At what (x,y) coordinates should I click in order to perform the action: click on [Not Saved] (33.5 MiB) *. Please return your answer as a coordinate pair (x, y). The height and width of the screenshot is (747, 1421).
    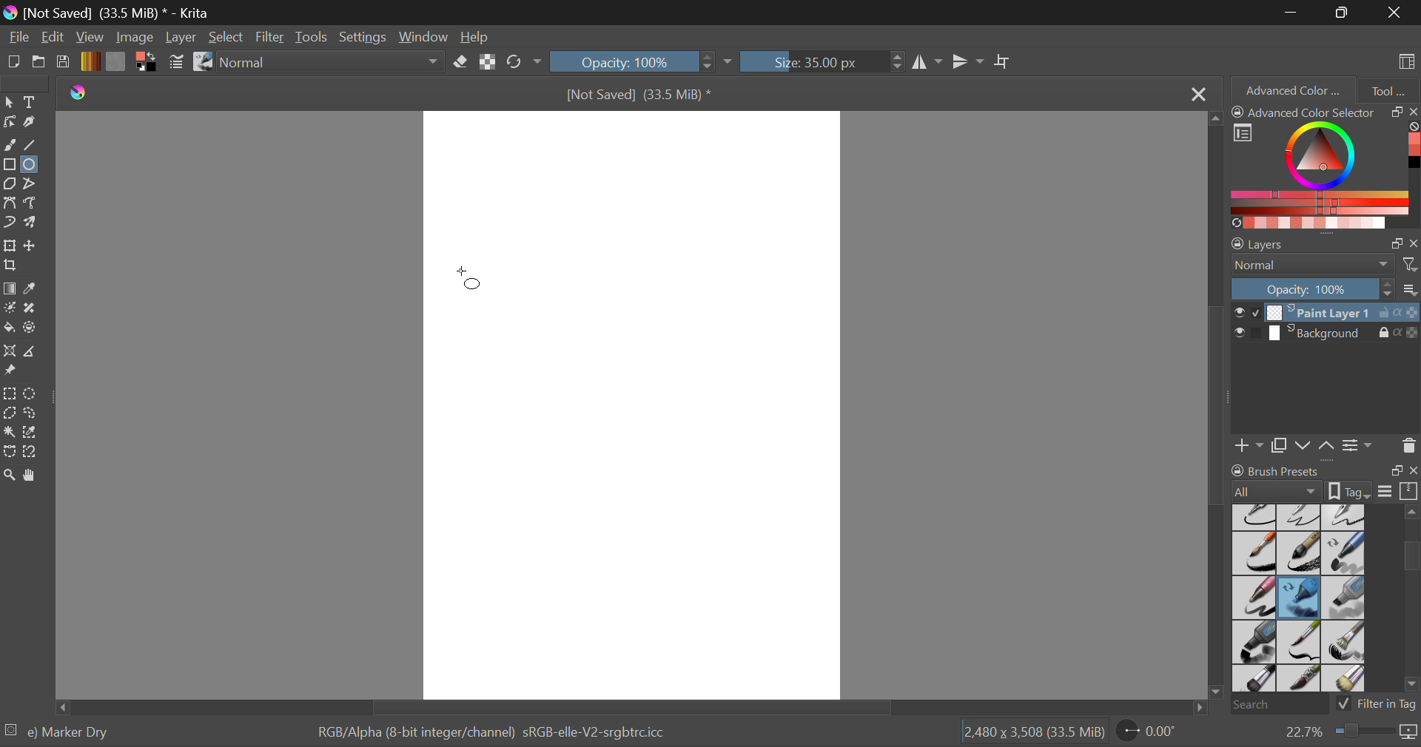
    Looking at the image, I should click on (646, 94).